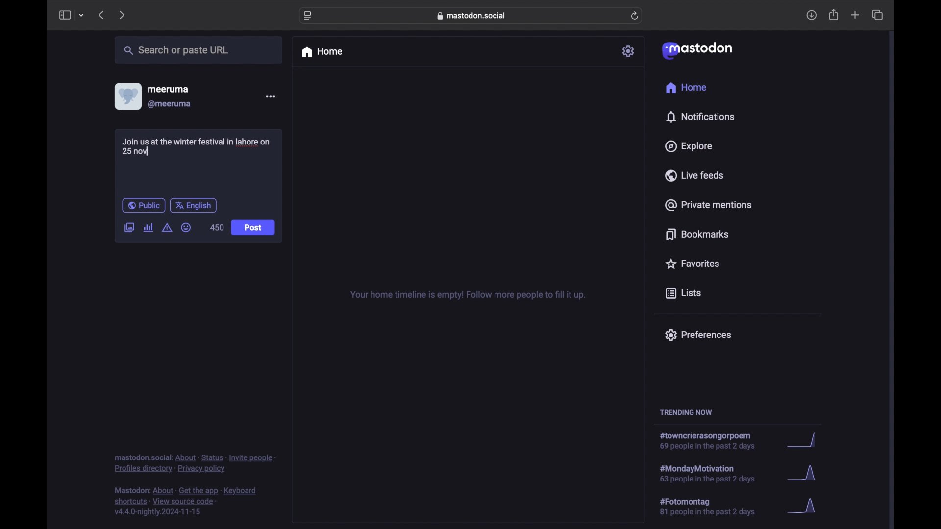 Image resolution: width=941 pixels, height=529 pixels. Describe the element at coordinates (167, 228) in the screenshot. I see `add content warning` at that location.